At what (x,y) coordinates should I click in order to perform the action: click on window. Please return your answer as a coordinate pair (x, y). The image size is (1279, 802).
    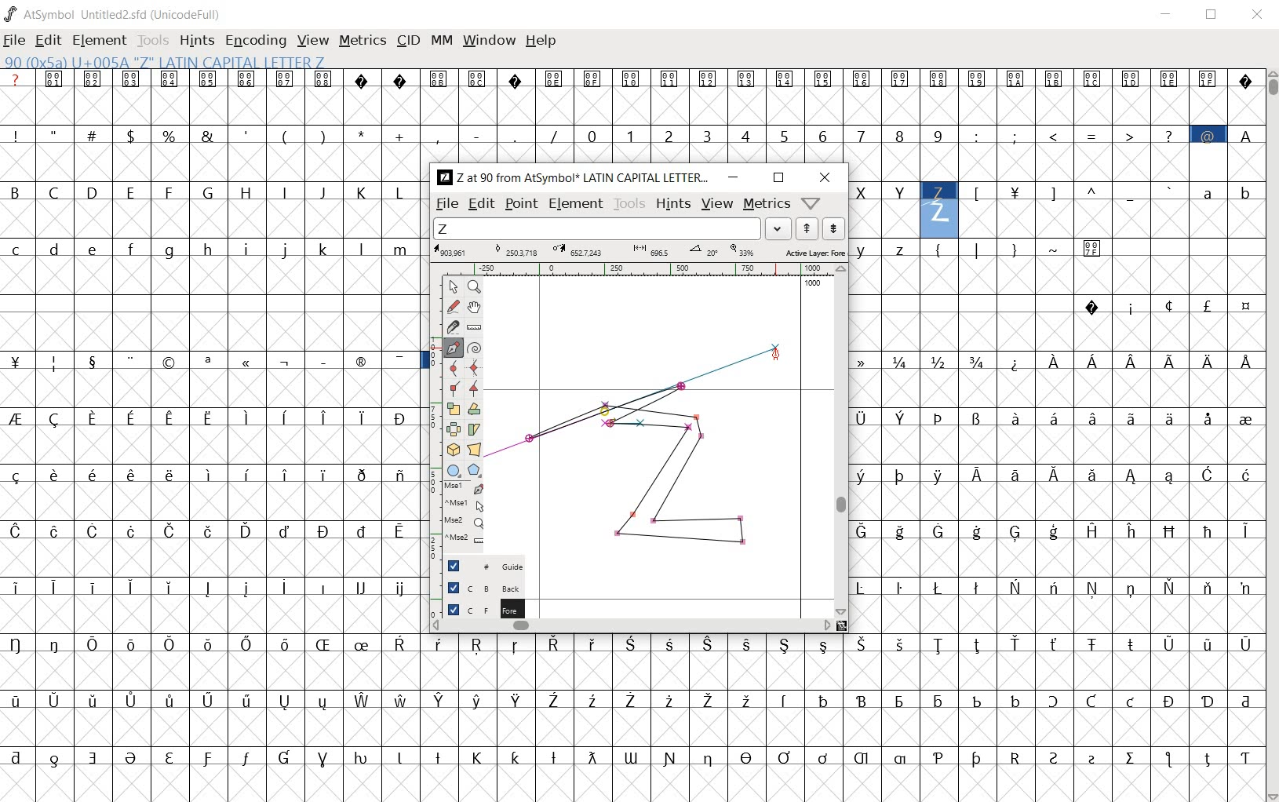
    Looking at the image, I should click on (489, 41).